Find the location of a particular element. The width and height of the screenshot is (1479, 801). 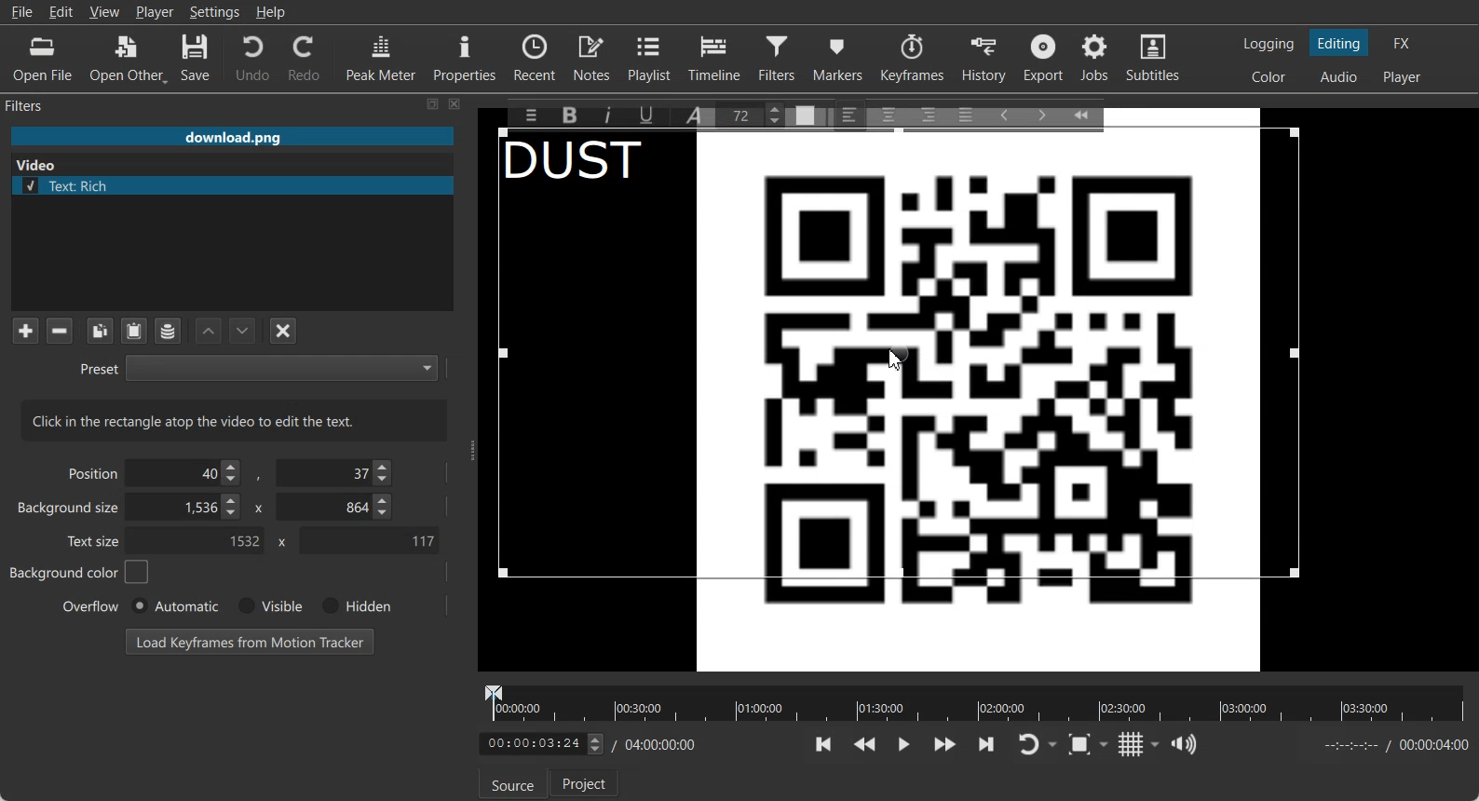

Toggle player lopping is located at coordinates (1025, 745).